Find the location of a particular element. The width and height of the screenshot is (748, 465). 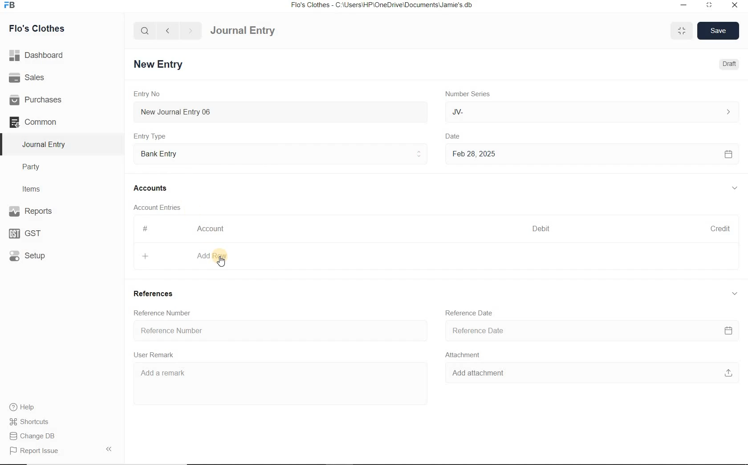

Entry Type is located at coordinates (281, 153).